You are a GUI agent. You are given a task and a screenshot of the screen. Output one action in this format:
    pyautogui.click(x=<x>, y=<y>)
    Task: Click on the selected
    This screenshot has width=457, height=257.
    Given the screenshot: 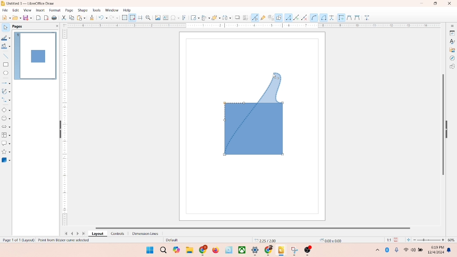 What is the action you would take?
    pyautogui.click(x=67, y=240)
    